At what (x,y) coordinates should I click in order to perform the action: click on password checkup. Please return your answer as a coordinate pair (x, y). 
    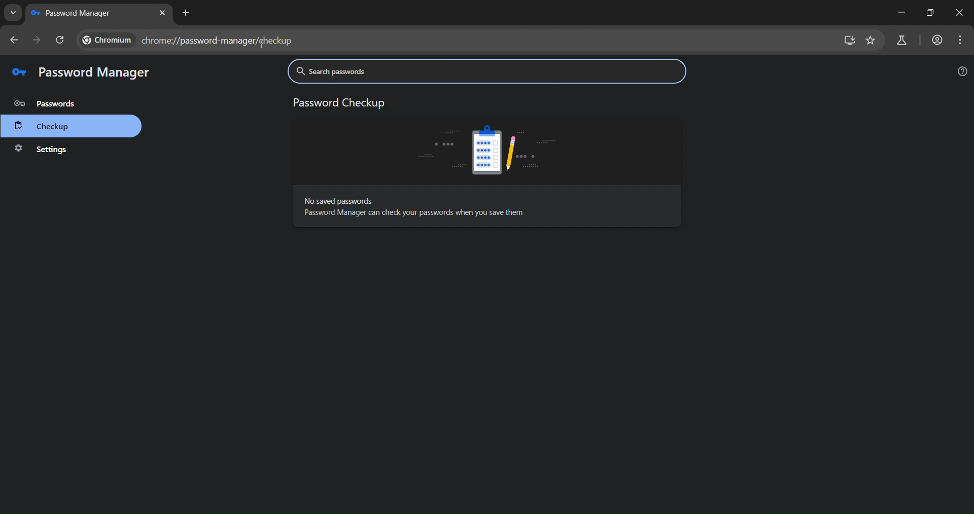
    Looking at the image, I should click on (336, 101).